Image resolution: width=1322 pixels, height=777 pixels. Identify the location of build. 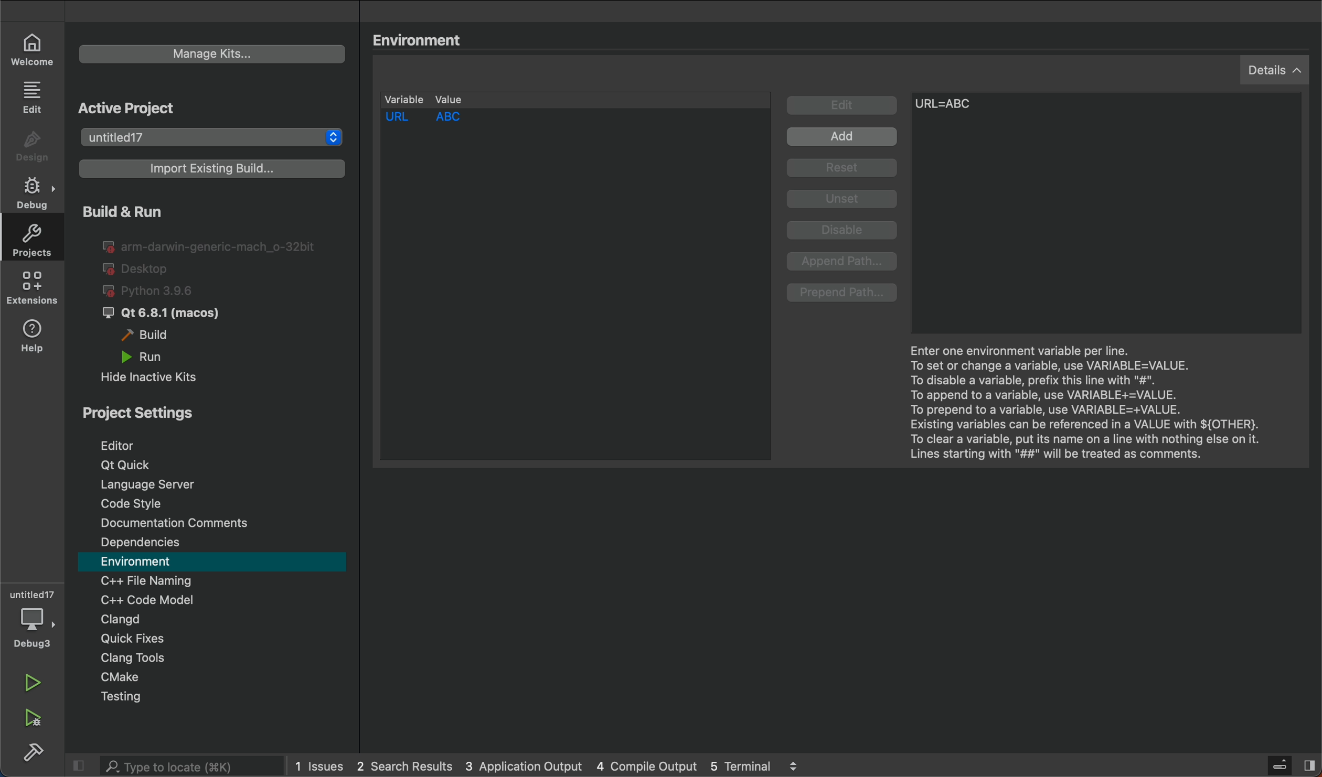
(31, 753).